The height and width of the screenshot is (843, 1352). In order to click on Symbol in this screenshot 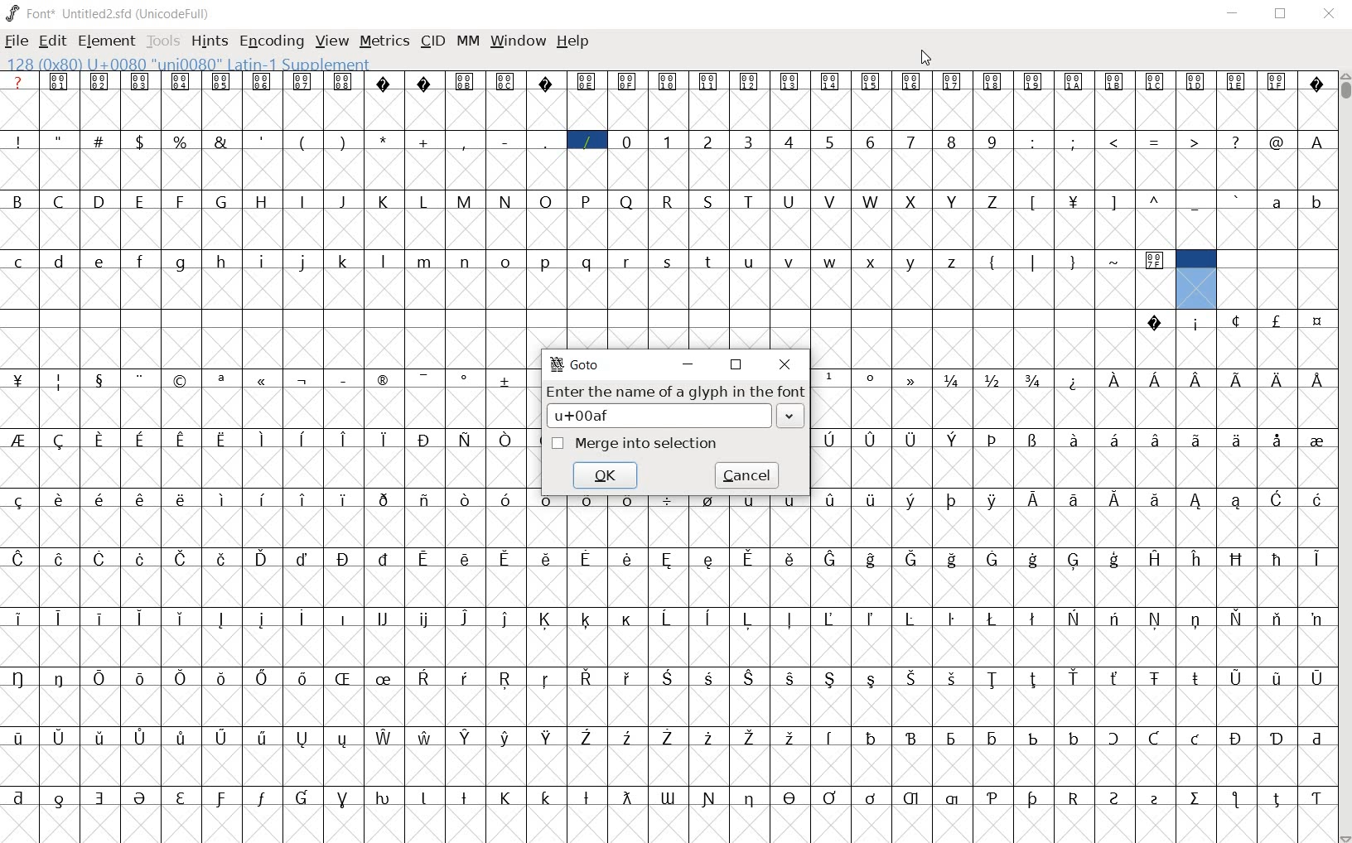, I will do `click(1156, 619)`.